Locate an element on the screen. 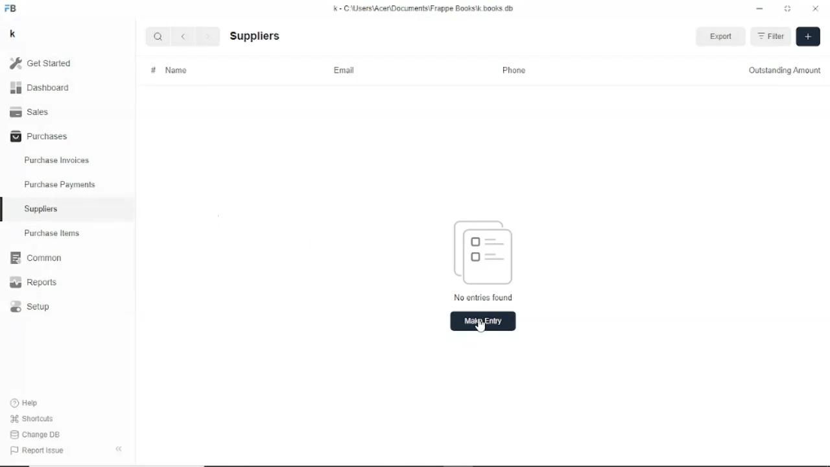 Image resolution: width=830 pixels, height=467 pixels. Close is located at coordinates (815, 8).